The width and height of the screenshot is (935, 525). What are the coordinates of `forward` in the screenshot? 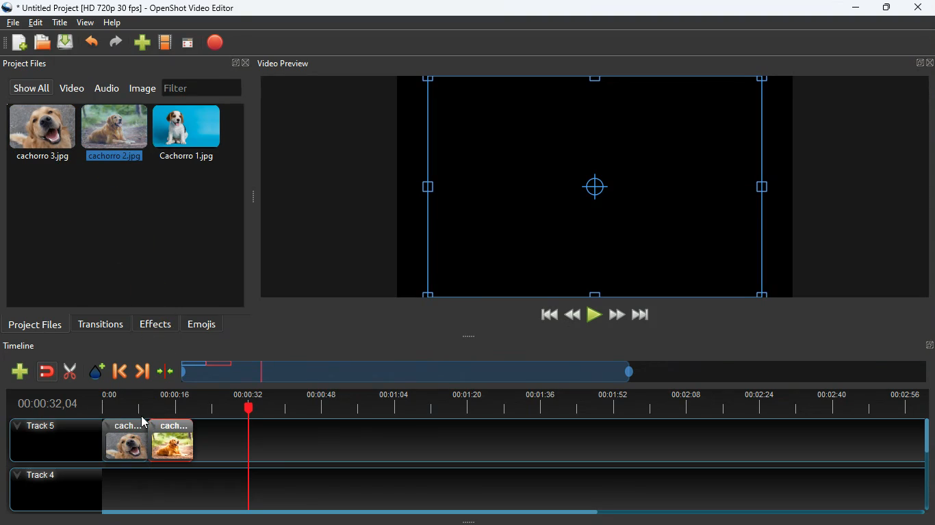 It's located at (118, 43).